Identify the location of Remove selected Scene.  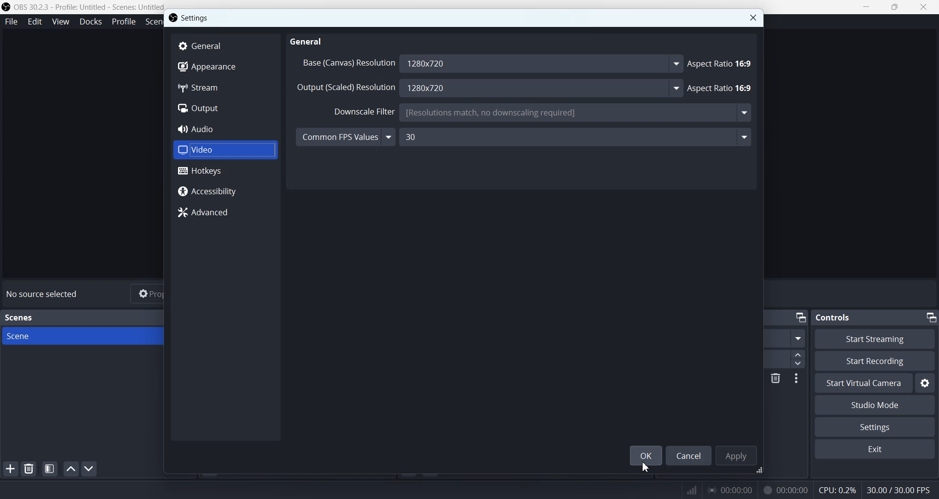
(29, 469).